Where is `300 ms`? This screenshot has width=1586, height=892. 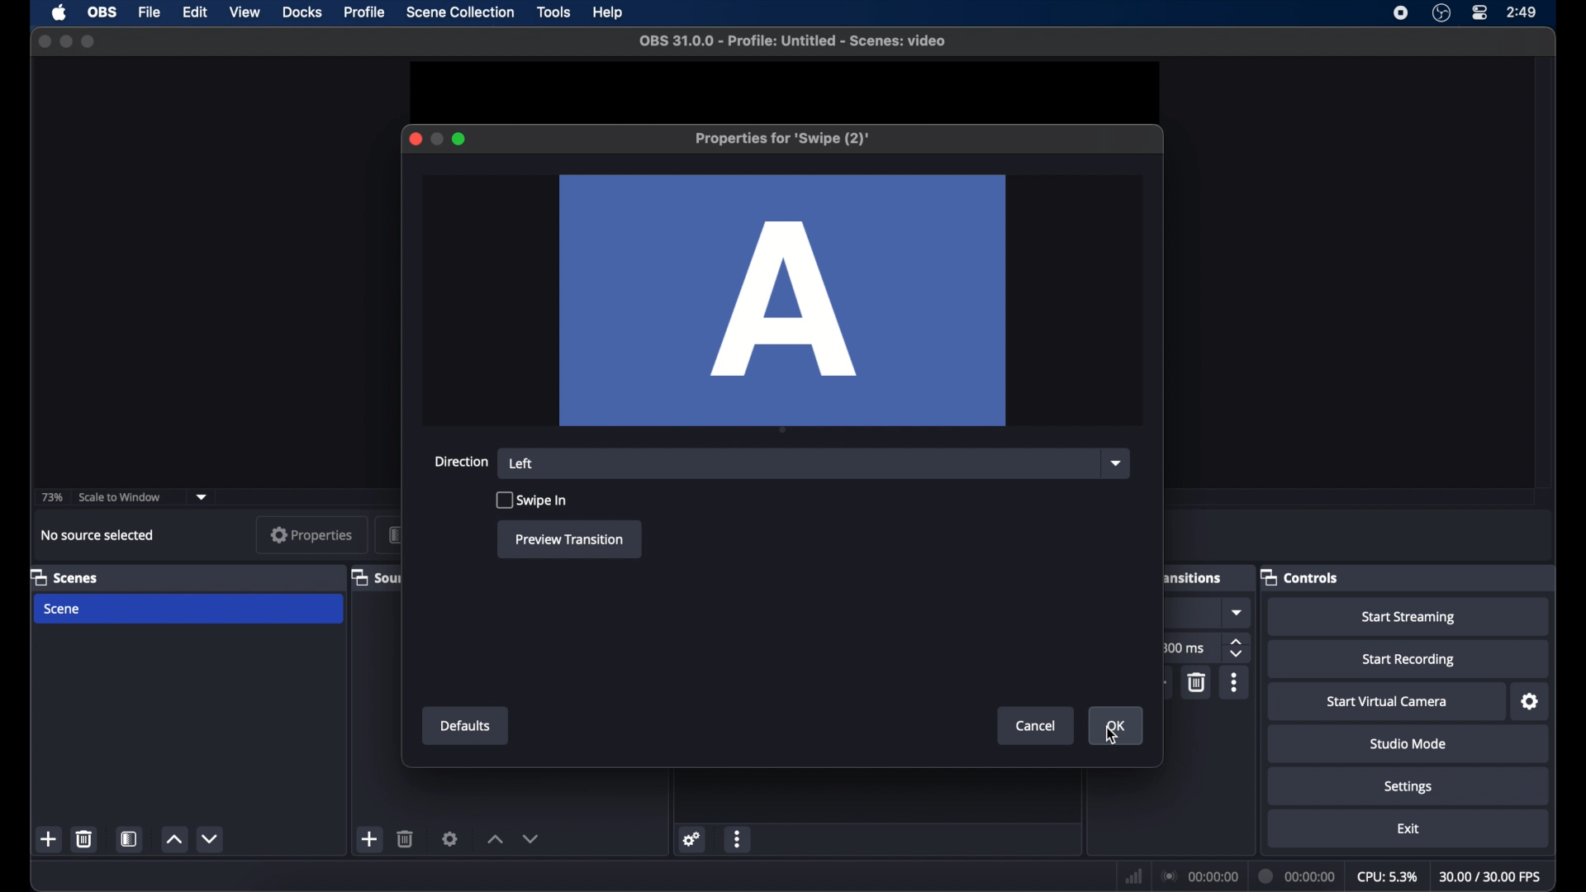 300 ms is located at coordinates (1186, 648).